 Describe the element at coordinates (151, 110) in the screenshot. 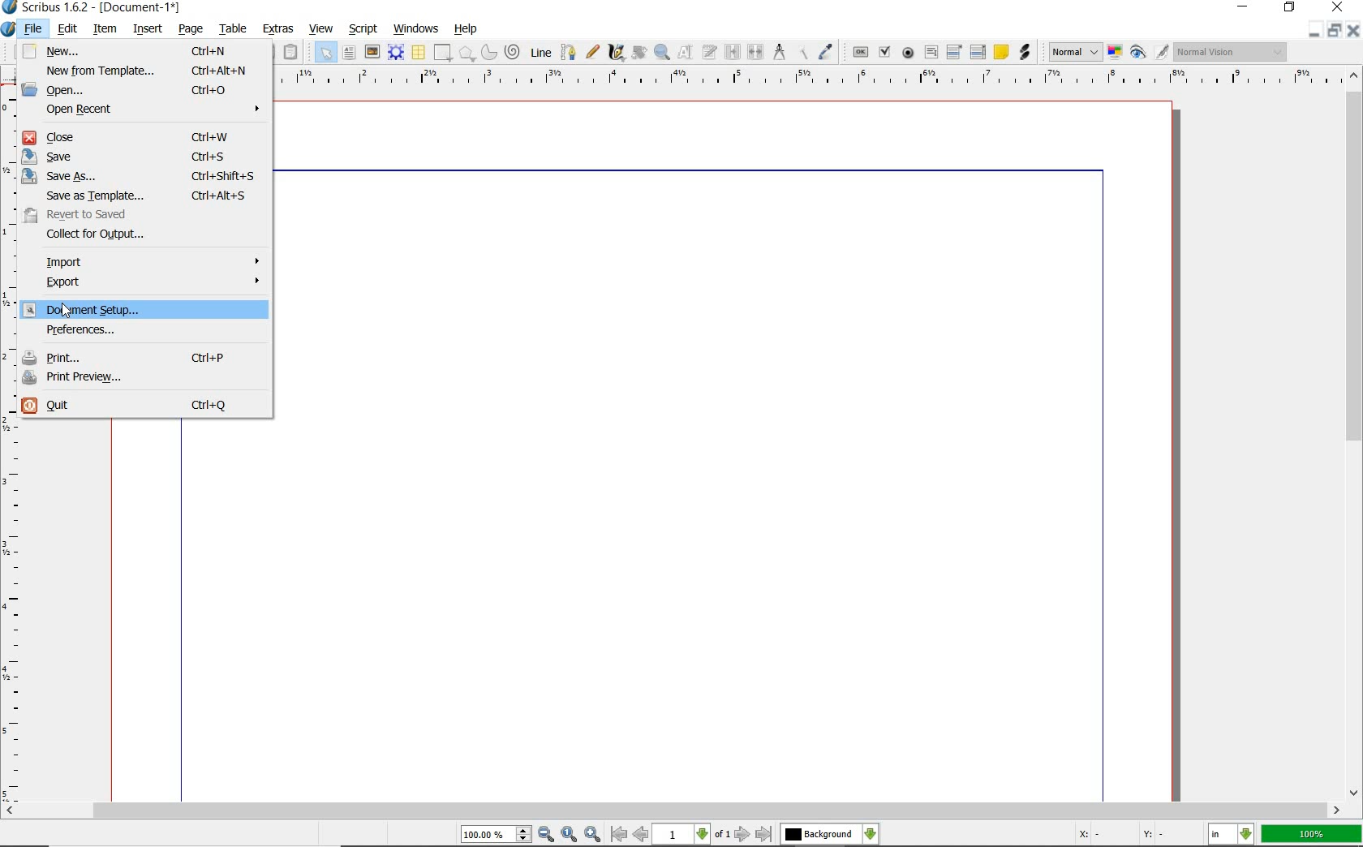

I see `Open recent` at that location.